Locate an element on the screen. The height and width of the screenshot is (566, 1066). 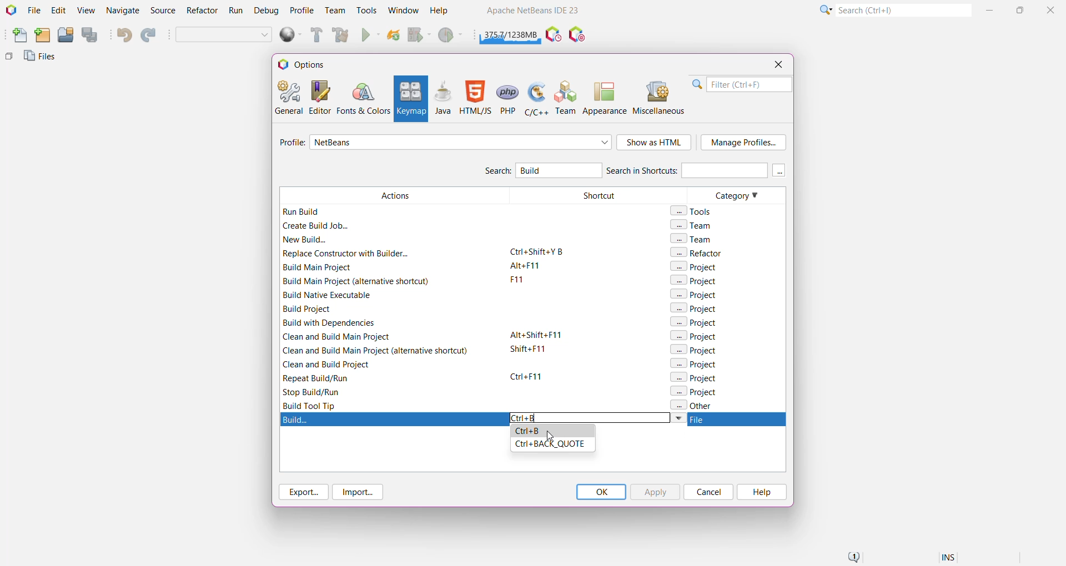
Application Logo is located at coordinates (10, 11).